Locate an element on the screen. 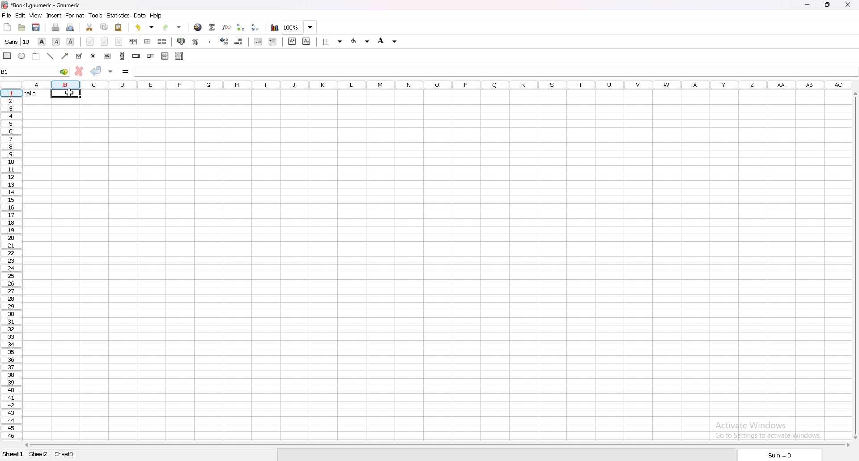 The height and width of the screenshot is (461, 859). cursor is located at coordinates (68, 93).